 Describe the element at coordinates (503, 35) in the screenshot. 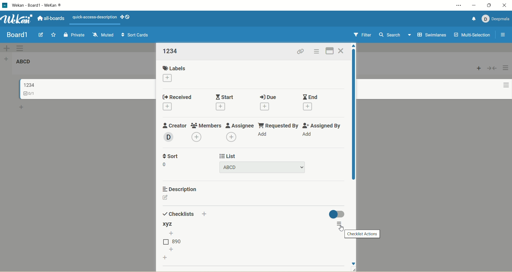

I see `open/close sidebar` at that location.